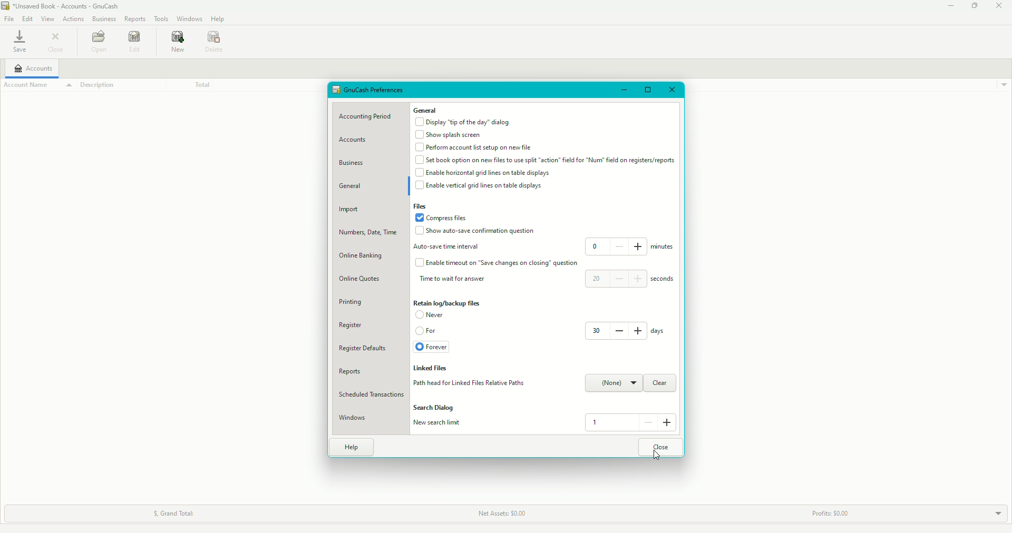 This screenshot has width=1012, height=533. Describe the element at coordinates (372, 394) in the screenshot. I see `Scheduled Transactions` at that location.